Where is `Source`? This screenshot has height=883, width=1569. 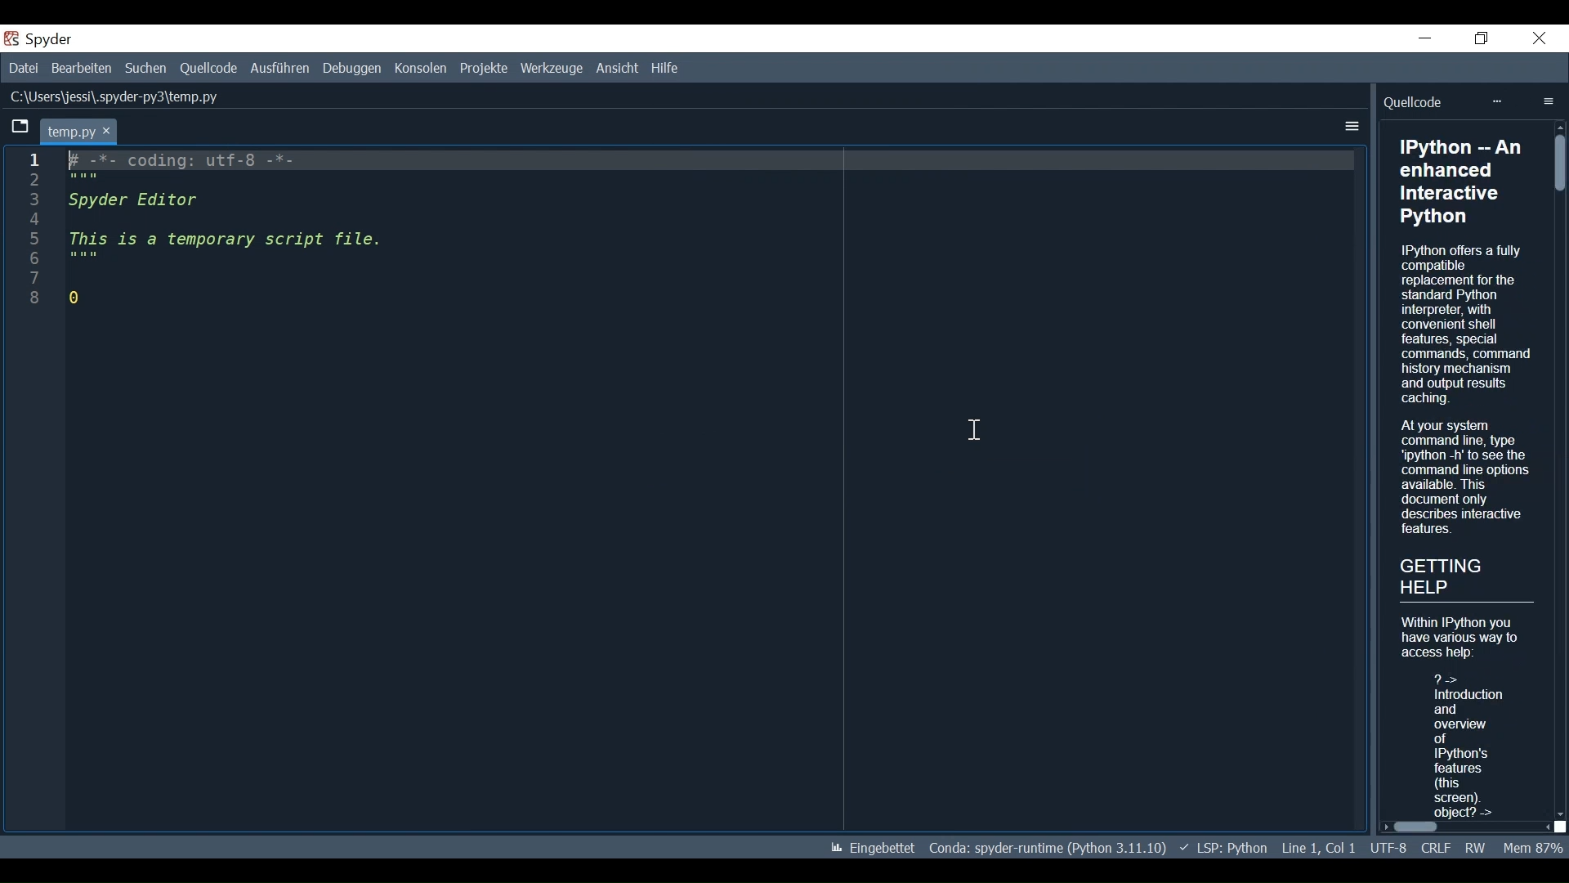 Source is located at coordinates (208, 69).